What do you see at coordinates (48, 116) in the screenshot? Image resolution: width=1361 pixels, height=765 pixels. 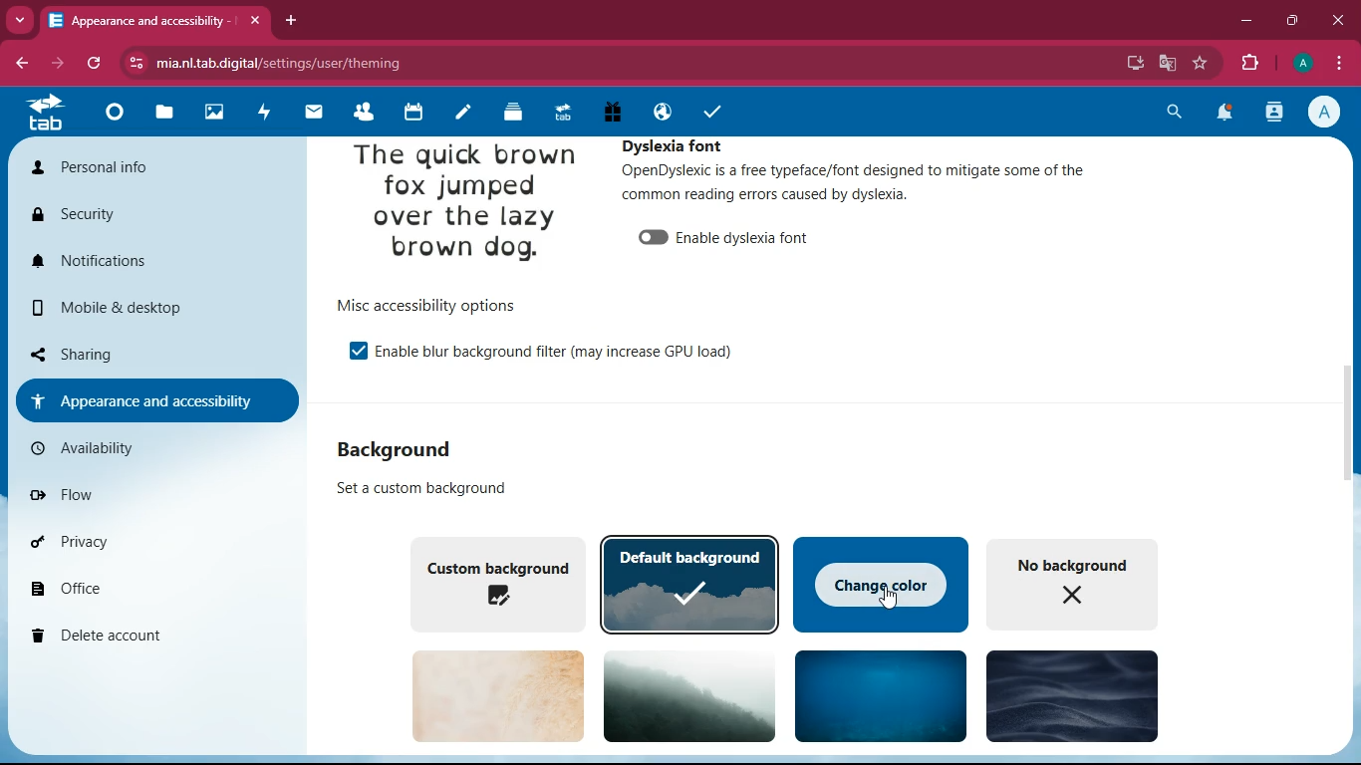 I see `tab` at bounding box center [48, 116].